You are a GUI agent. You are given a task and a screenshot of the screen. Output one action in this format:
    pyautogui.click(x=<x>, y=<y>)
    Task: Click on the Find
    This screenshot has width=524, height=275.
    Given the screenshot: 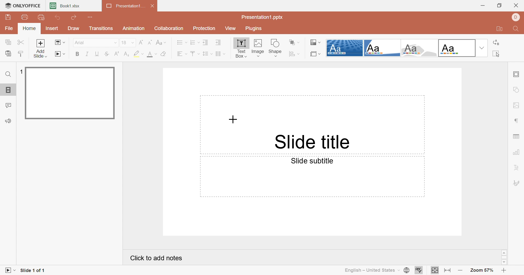 What is the action you would take?
    pyautogui.click(x=8, y=74)
    